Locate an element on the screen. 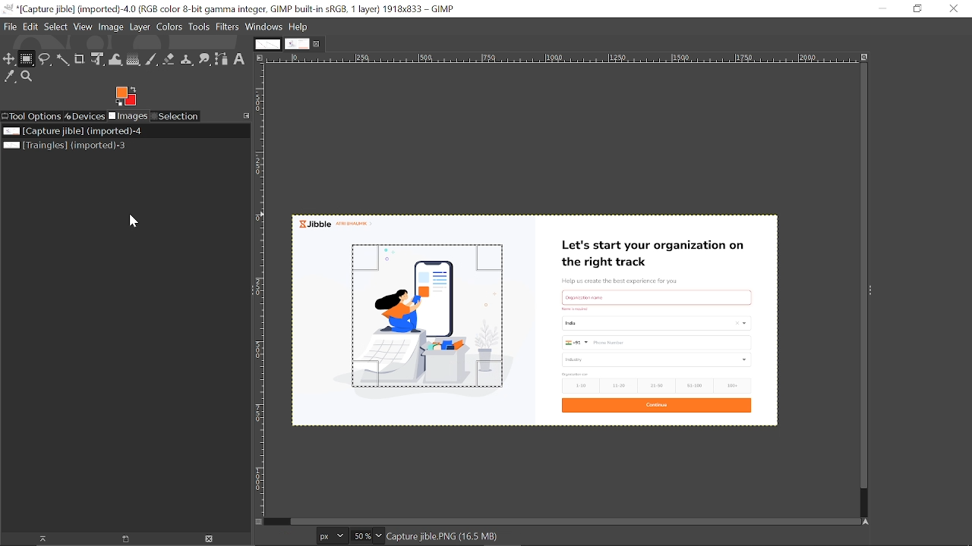 Image resolution: width=972 pixels, height=546 pixels. Windows is located at coordinates (264, 27).